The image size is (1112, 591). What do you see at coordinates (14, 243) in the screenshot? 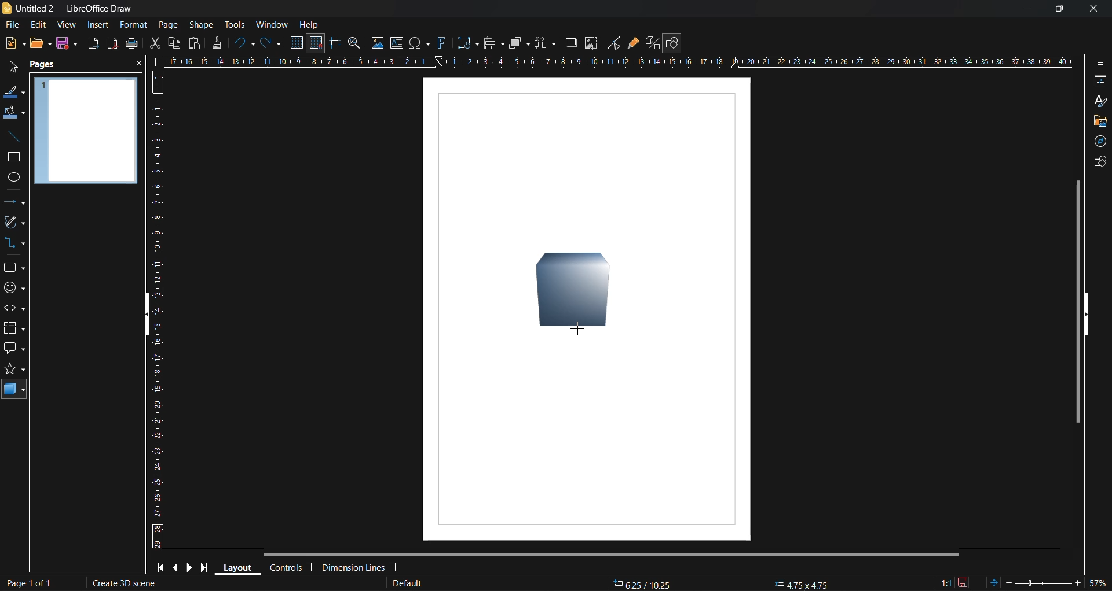
I see `connectors` at bounding box center [14, 243].